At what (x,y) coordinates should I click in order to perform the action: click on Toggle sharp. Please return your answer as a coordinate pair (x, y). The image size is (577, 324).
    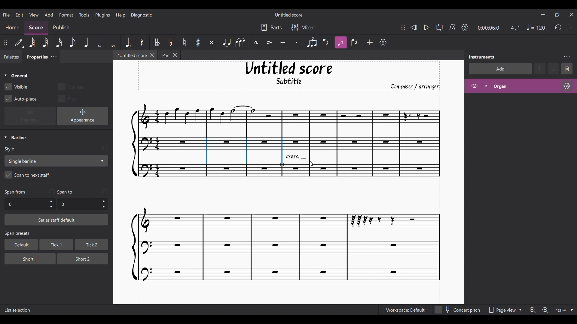
    Looking at the image, I should click on (198, 43).